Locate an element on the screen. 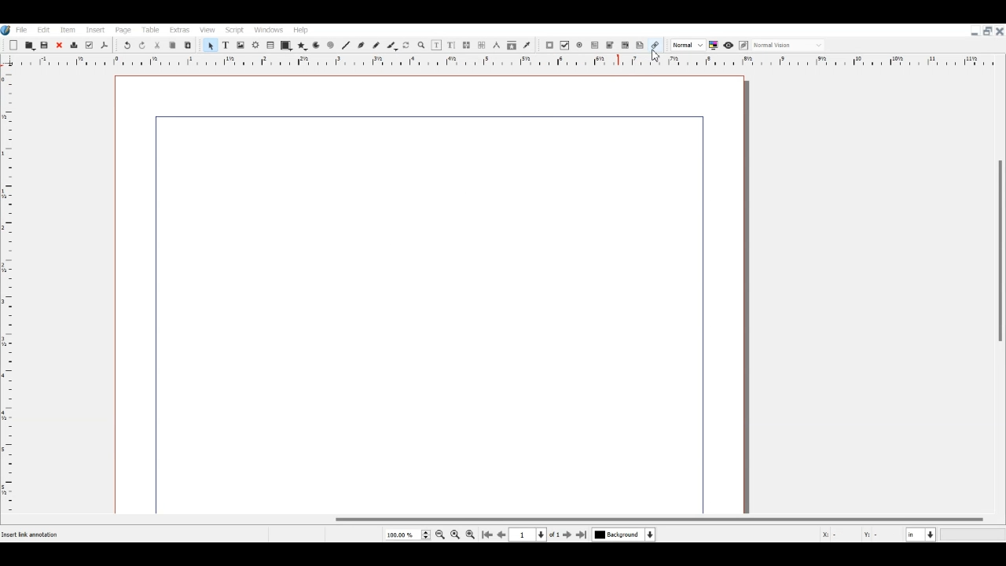  Go to next page is located at coordinates (568, 535).